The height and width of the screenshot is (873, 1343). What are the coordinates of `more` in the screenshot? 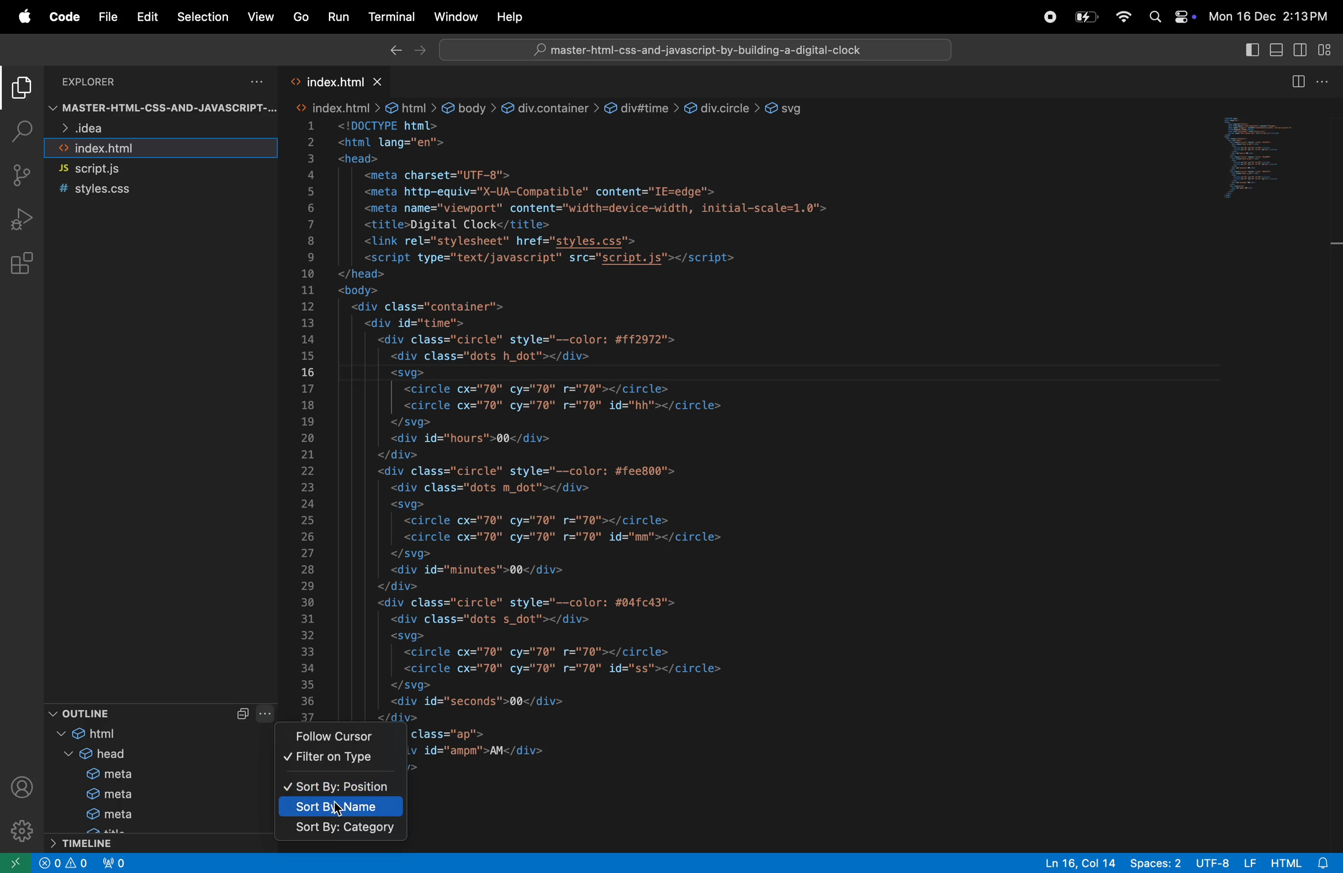 It's located at (267, 713).